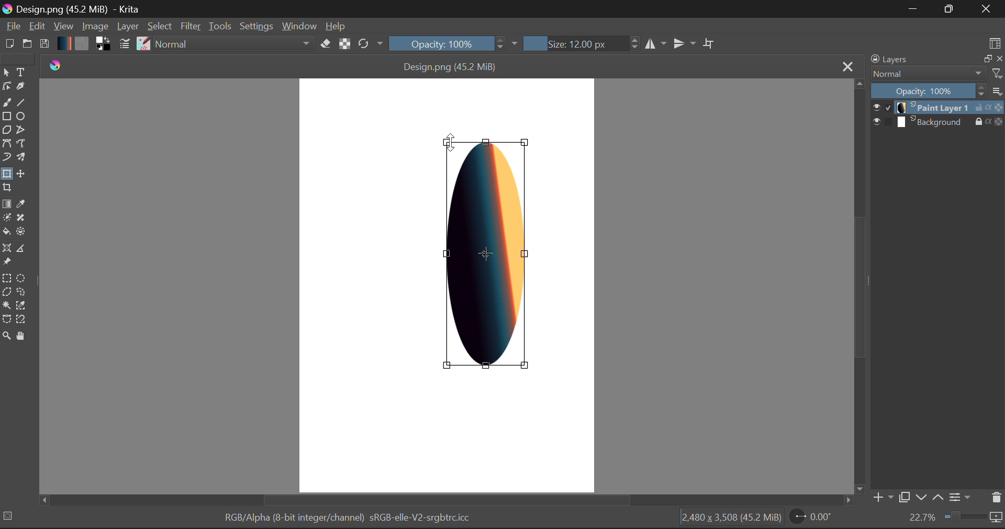 The width and height of the screenshot is (1005, 529). I want to click on Assistant Tool, so click(7, 248).